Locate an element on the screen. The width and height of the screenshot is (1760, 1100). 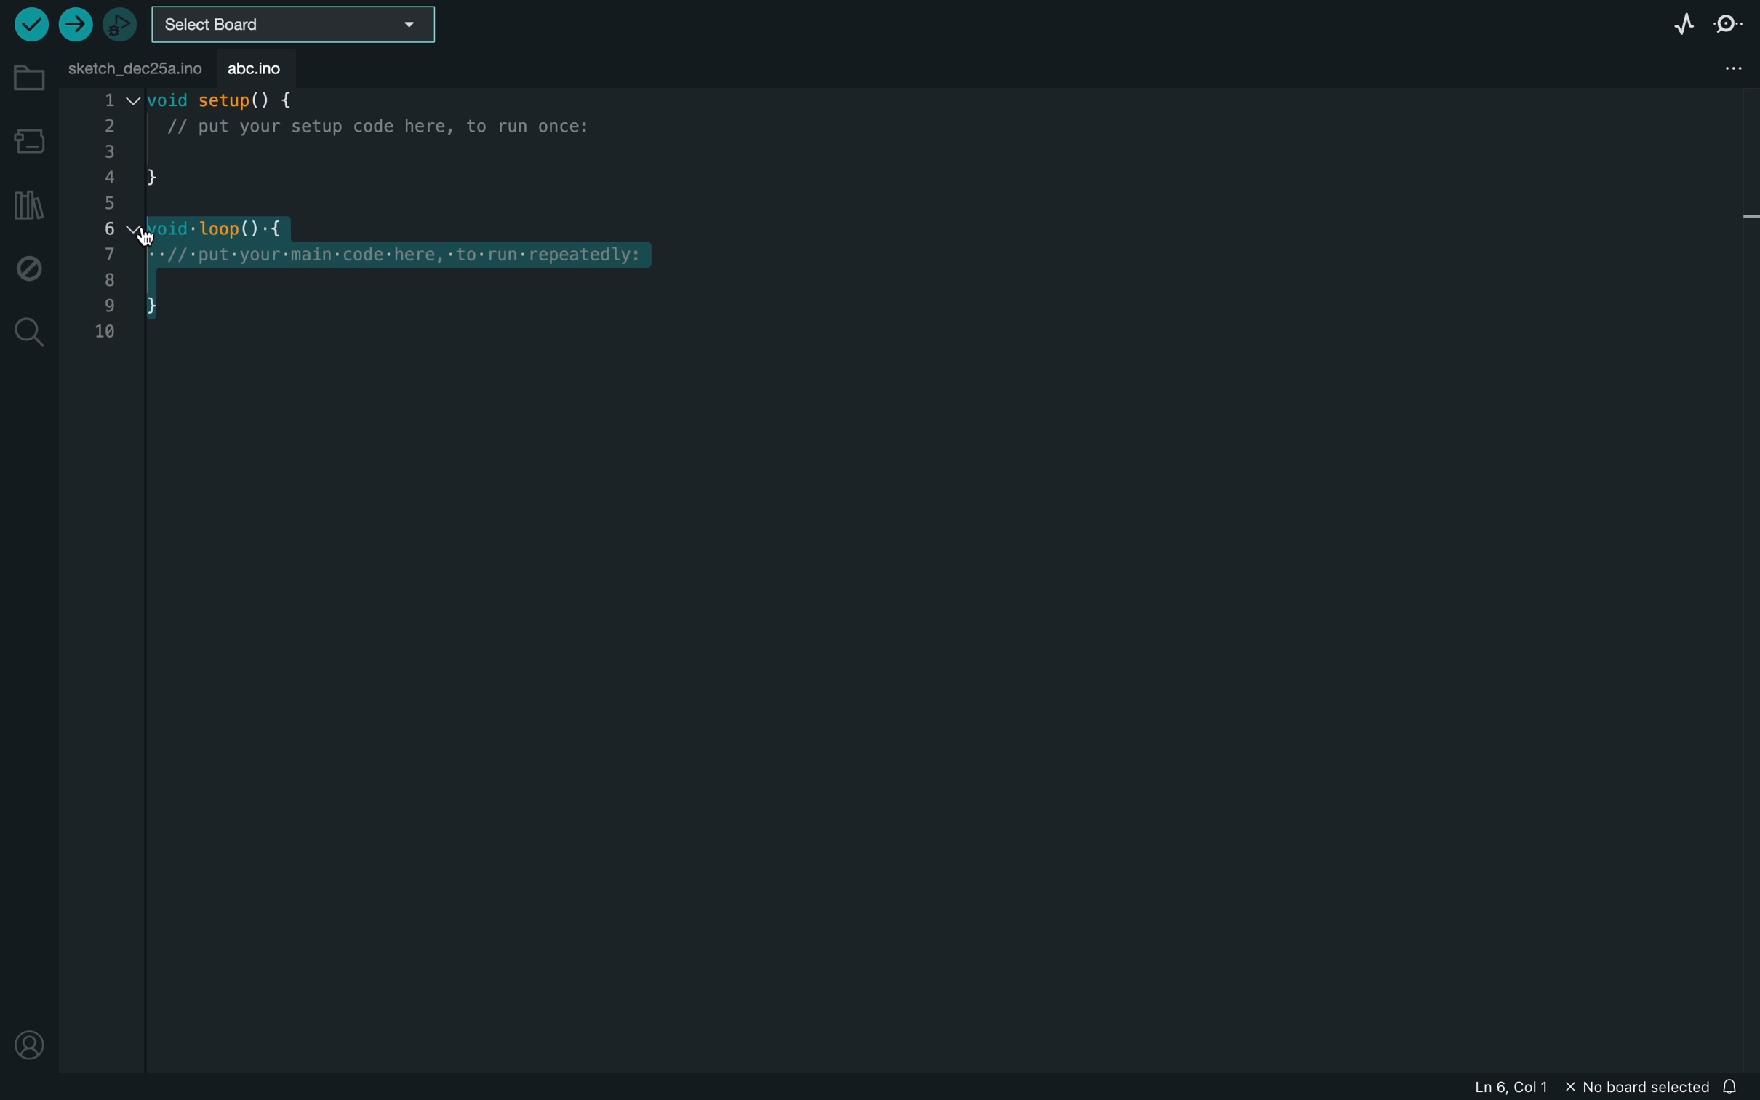
1,2,3,4,5,6,7,8,9,10 is located at coordinates (105, 225).